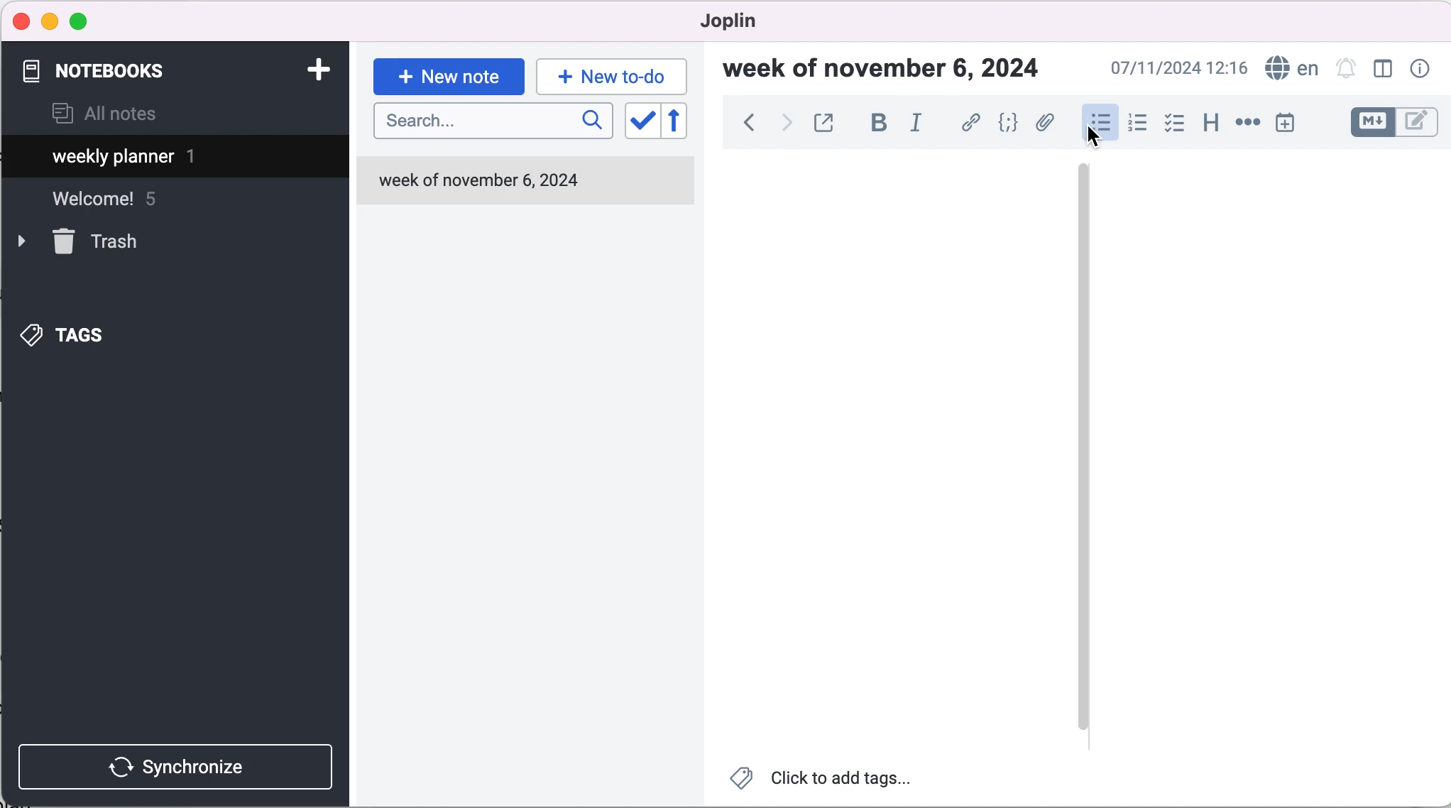 The width and height of the screenshot is (1451, 808). What do you see at coordinates (50, 21) in the screenshot?
I see `minimize` at bounding box center [50, 21].